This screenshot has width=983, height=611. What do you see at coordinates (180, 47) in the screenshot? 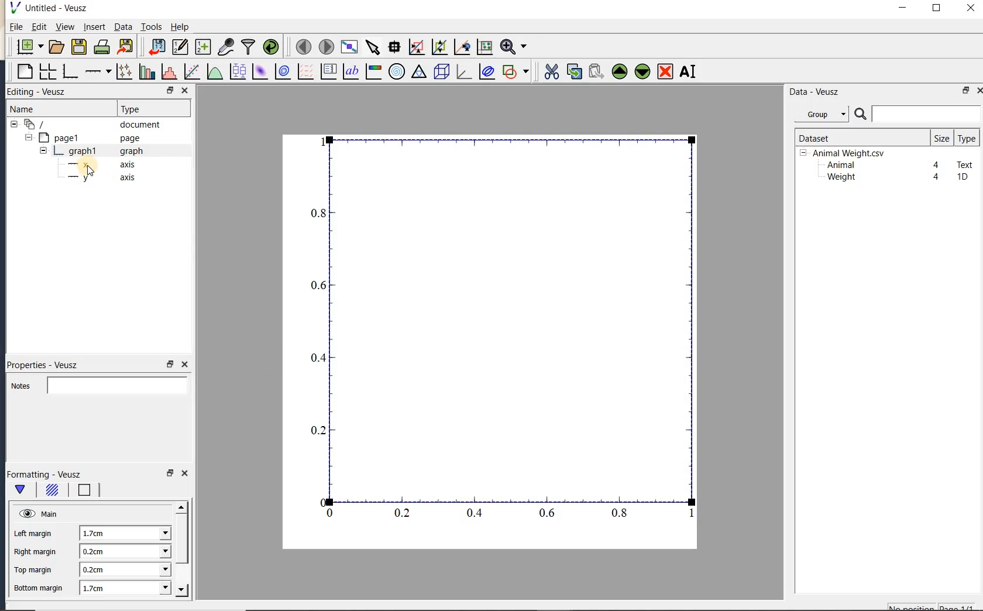
I see `edit and enter new datasets` at bounding box center [180, 47].